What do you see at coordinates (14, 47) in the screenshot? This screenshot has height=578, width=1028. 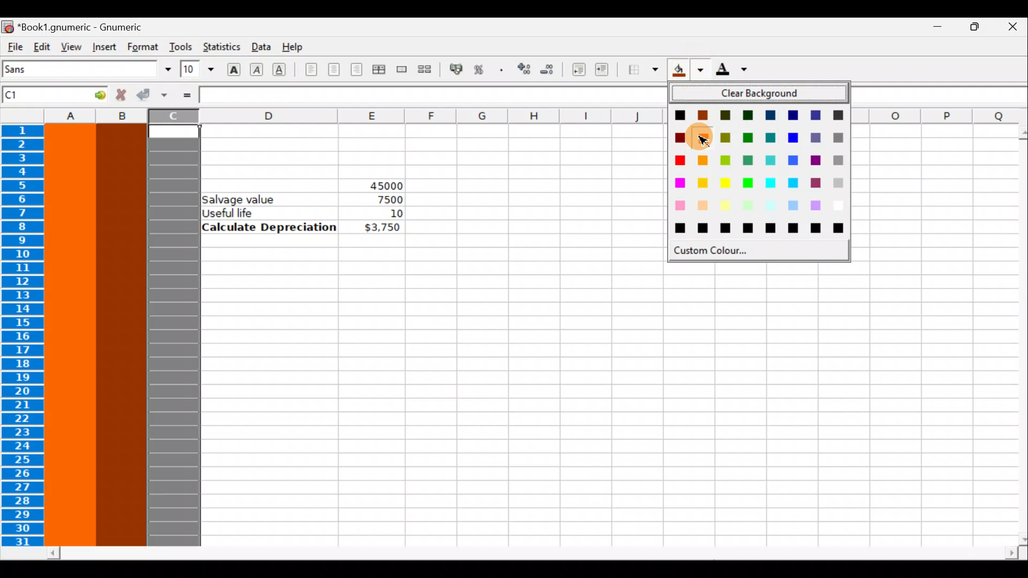 I see `File` at bounding box center [14, 47].